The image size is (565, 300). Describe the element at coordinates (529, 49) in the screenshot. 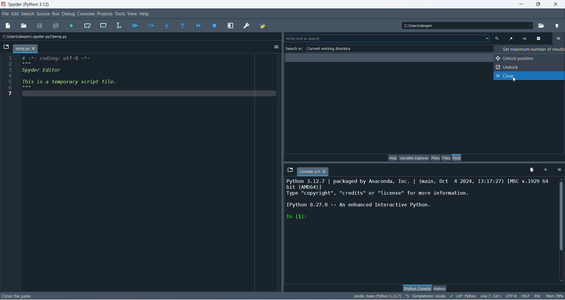

I see `set maximum numbers of results` at that location.